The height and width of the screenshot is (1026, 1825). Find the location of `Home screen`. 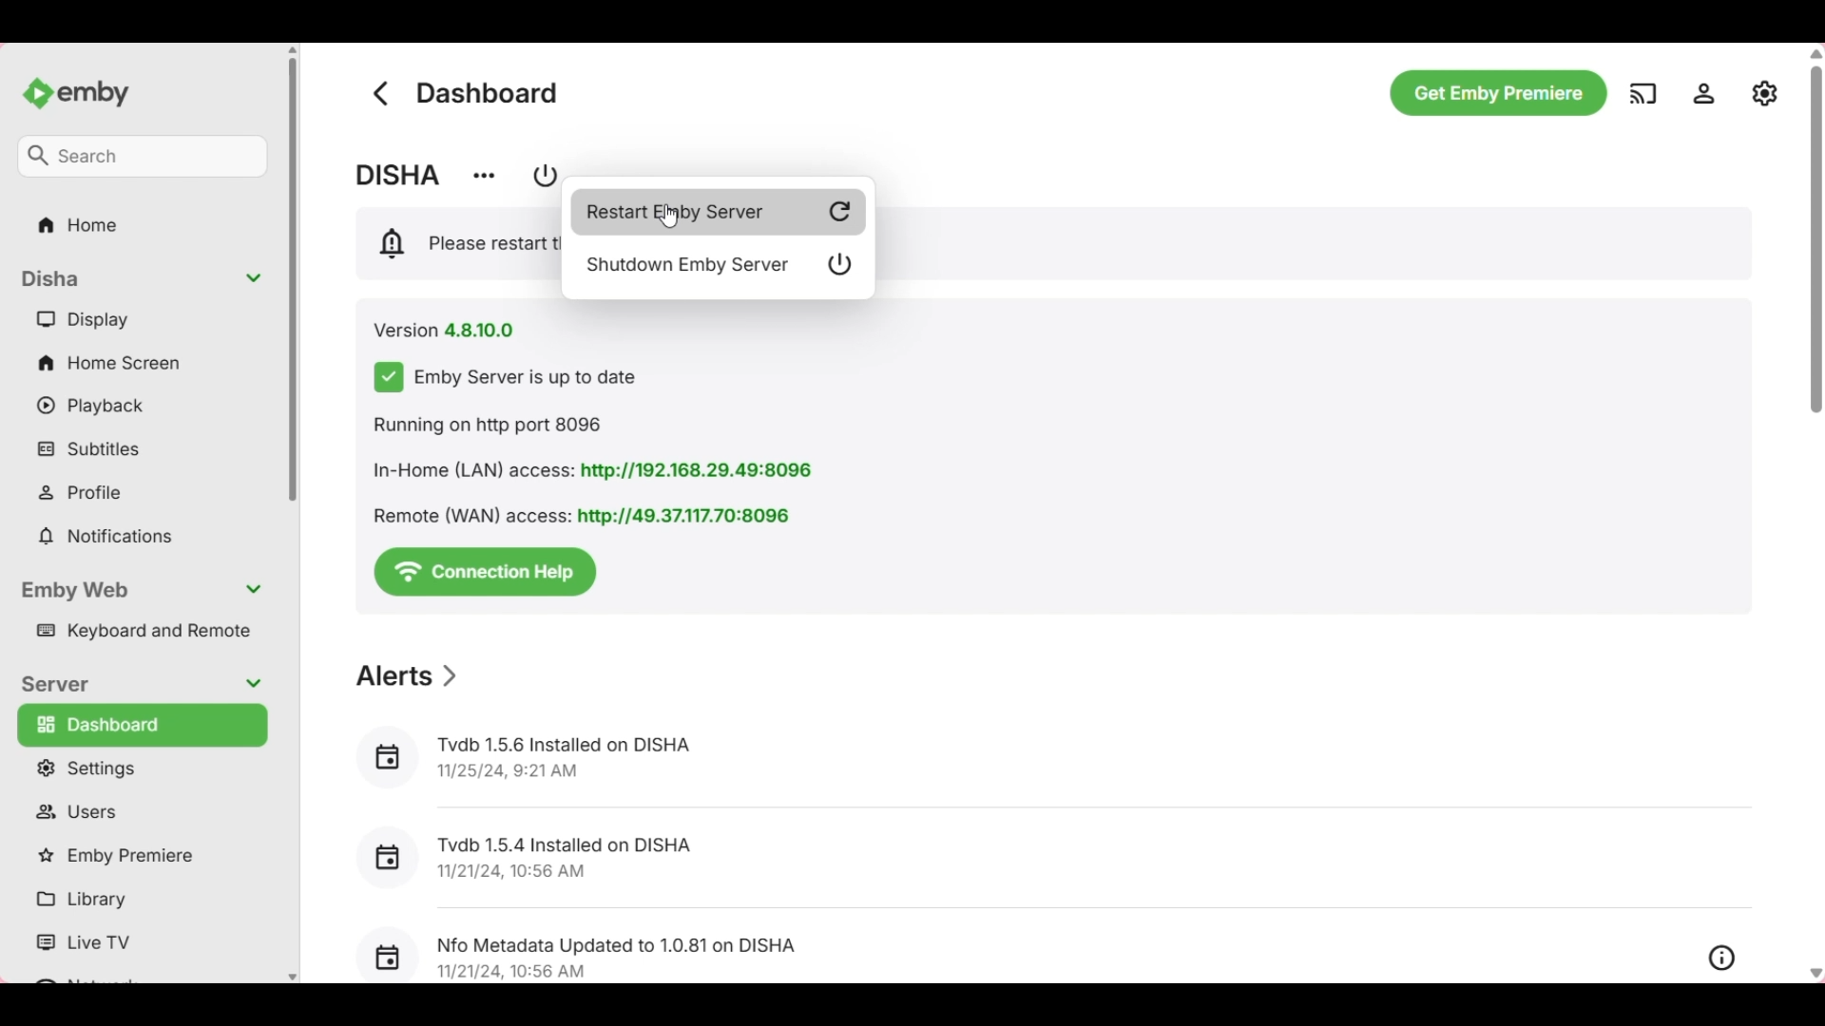

Home screen is located at coordinates (143, 362).